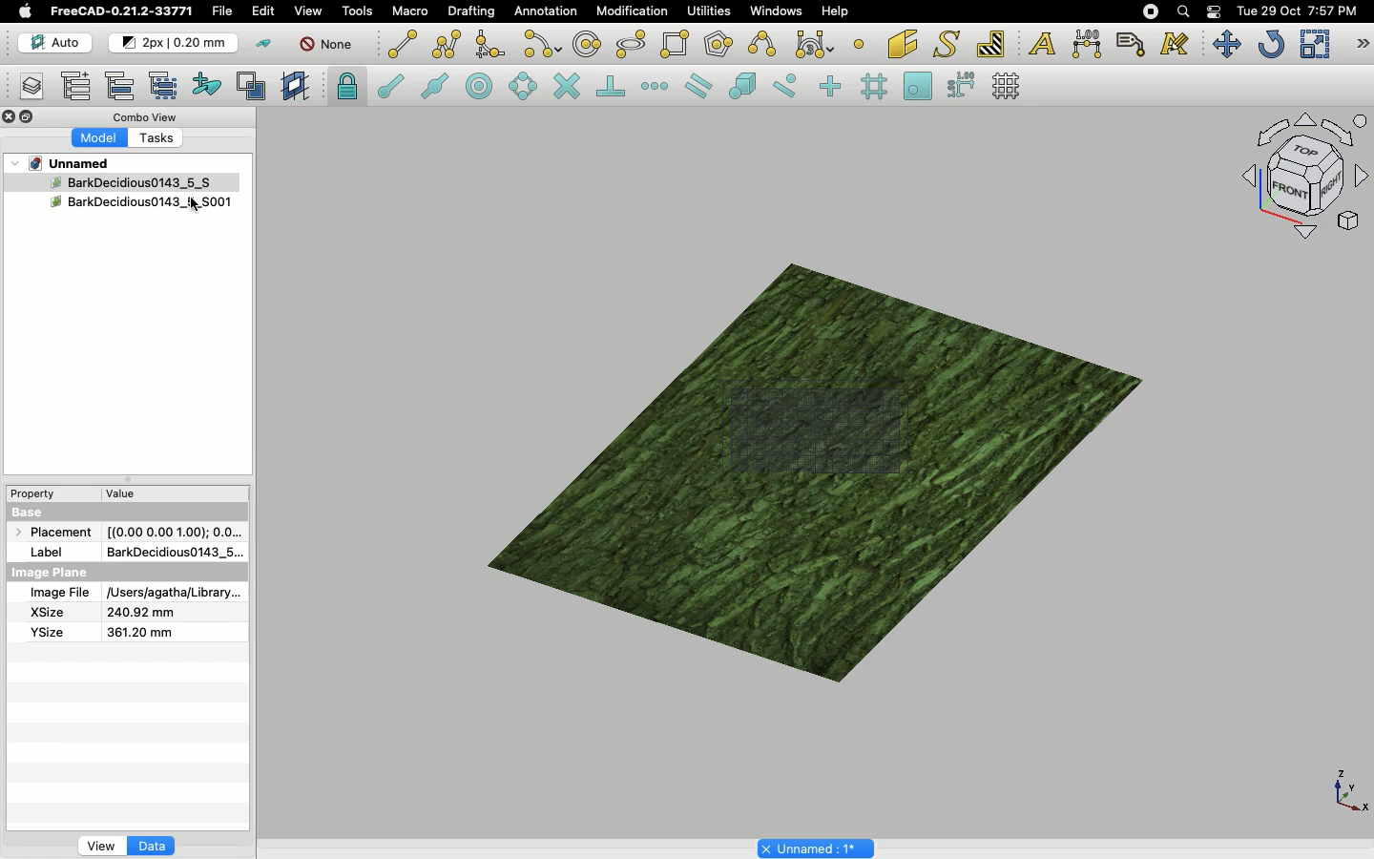 The width and height of the screenshot is (1374, 859). What do you see at coordinates (818, 847) in the screenshot?
I see `Project name` at bounding box center [818, 847].